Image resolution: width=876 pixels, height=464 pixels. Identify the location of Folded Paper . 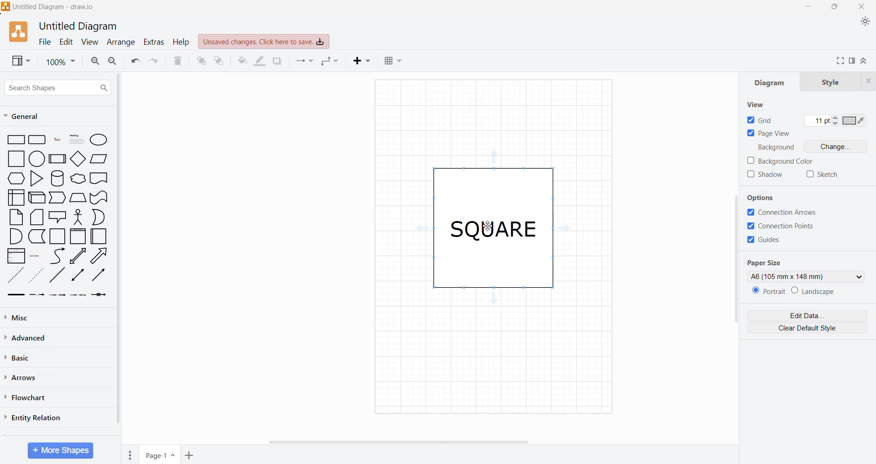
(99, 237).